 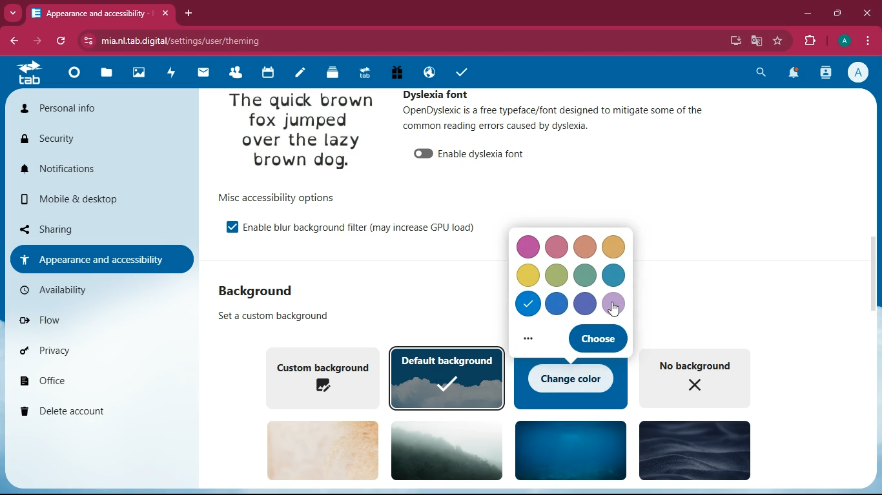 What do you see at coordinates (31, 75) in the screenshot?
I see `tab` at bounding box center [31, 75].